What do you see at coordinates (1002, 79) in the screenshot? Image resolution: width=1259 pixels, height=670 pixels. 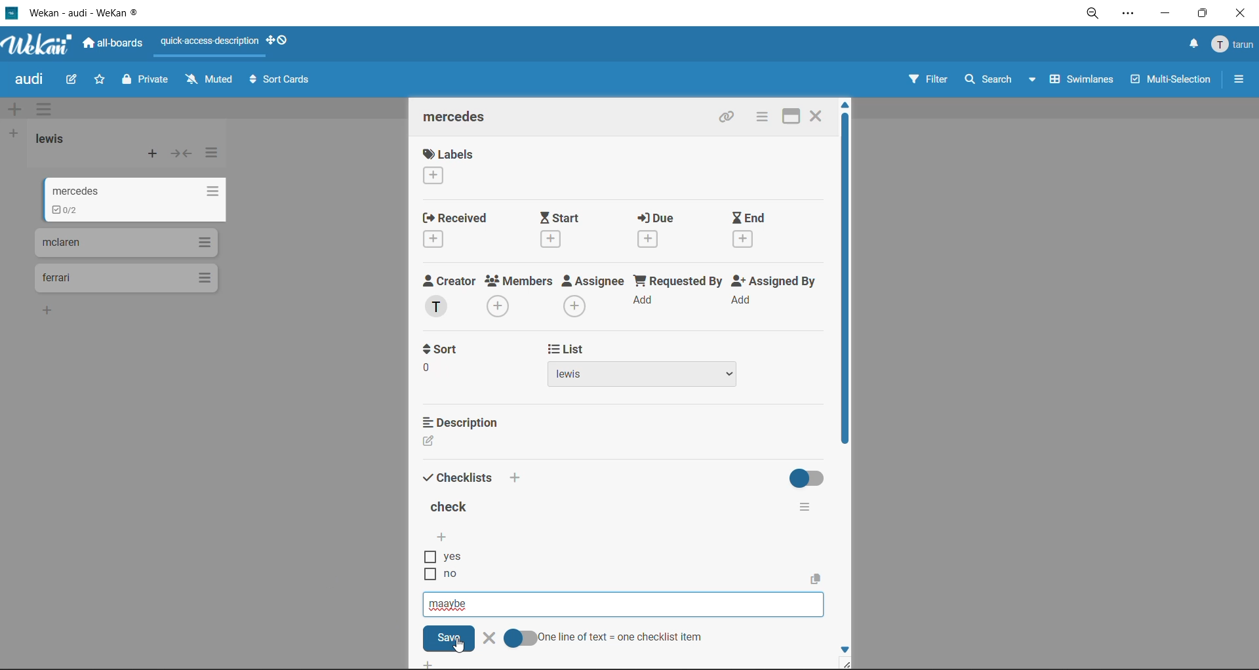 I see `search` at bounding box center [1002, 79].